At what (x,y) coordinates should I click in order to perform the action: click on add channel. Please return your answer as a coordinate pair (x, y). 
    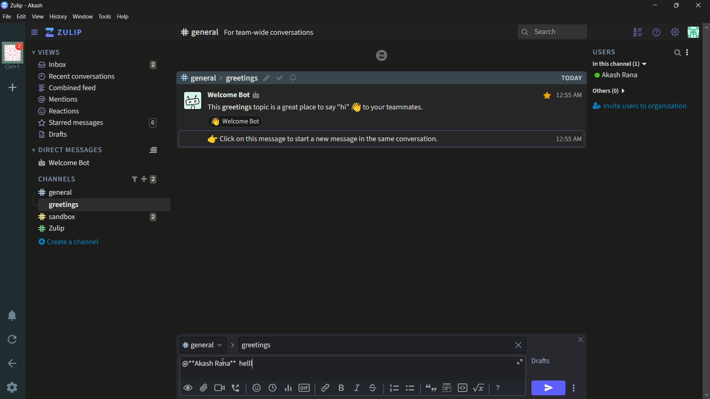
    Looking at the image, I should click on (143, 179).